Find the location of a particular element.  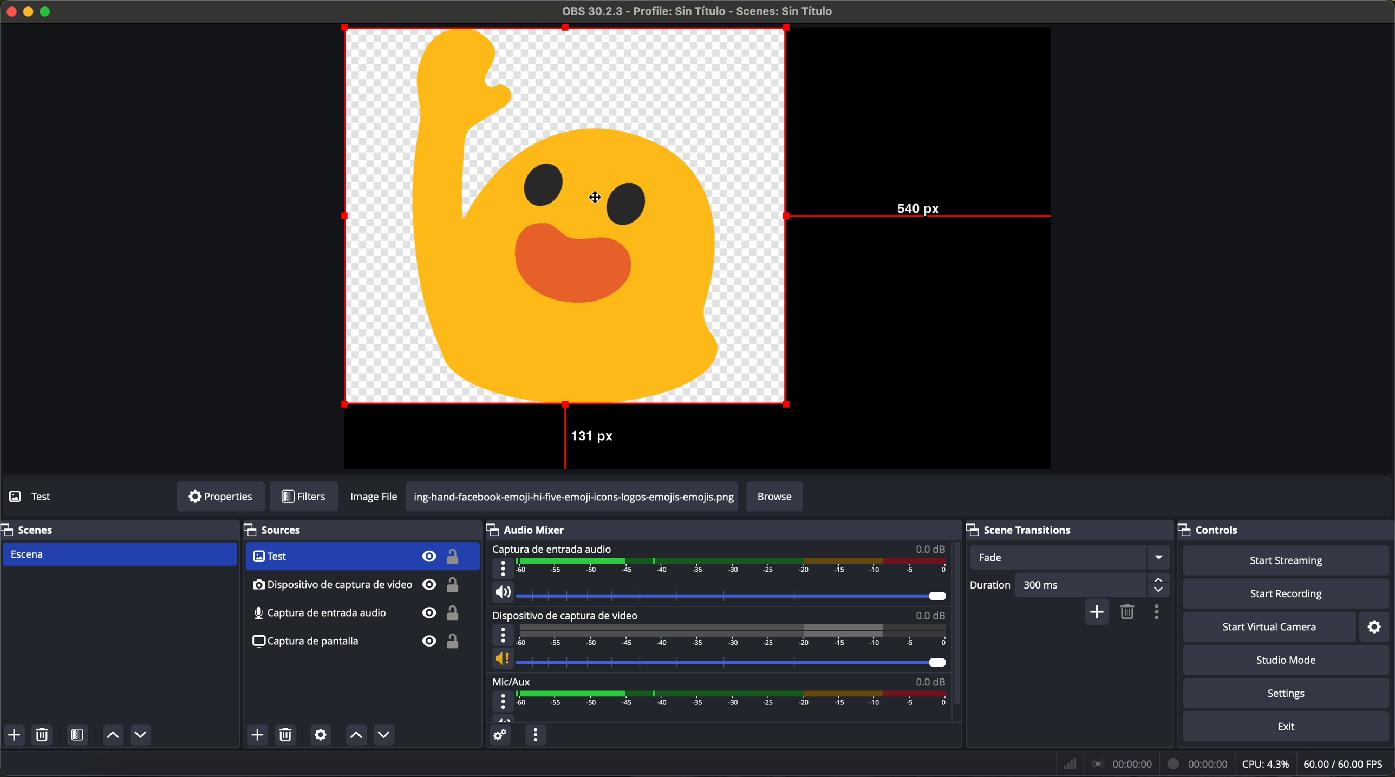

close program is located at coordinates (10, 10).